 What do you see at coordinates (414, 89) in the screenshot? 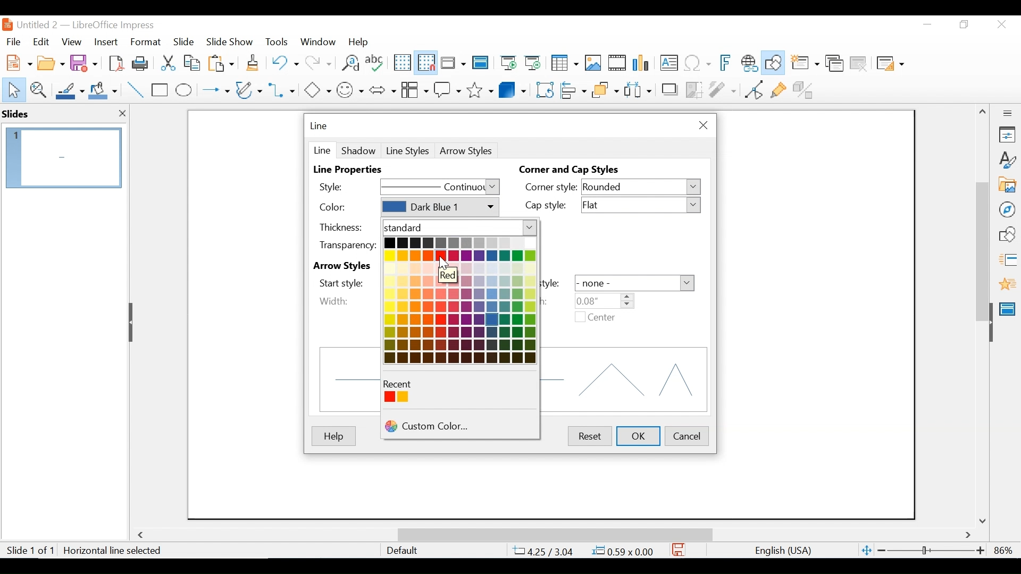
I see `` at bounding box center [414, 89].